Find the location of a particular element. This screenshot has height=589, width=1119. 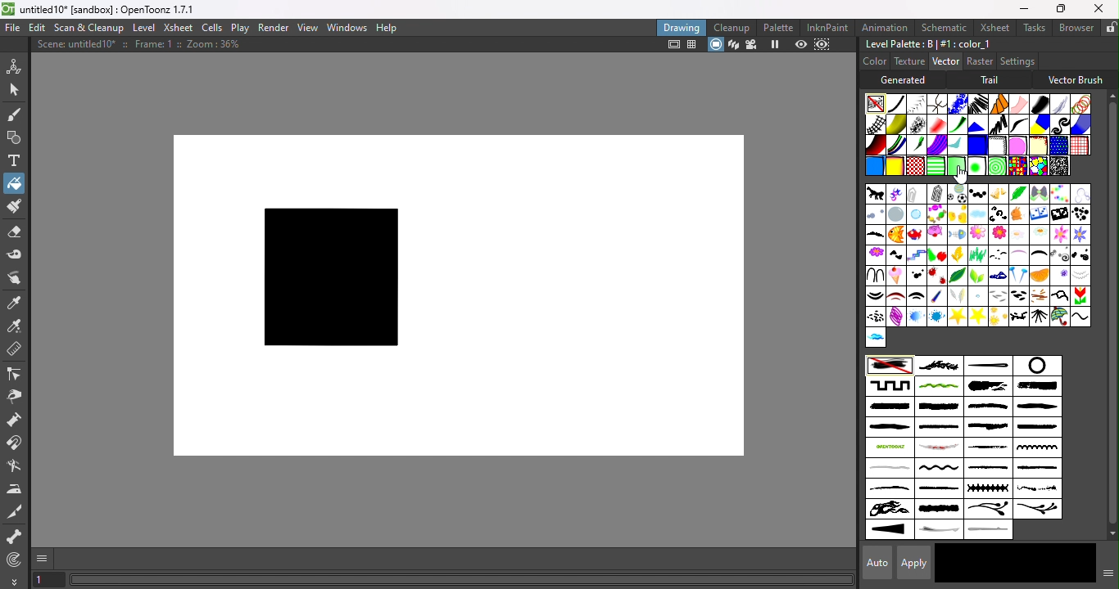

Camera stand view is located at coordinates (715, 45).